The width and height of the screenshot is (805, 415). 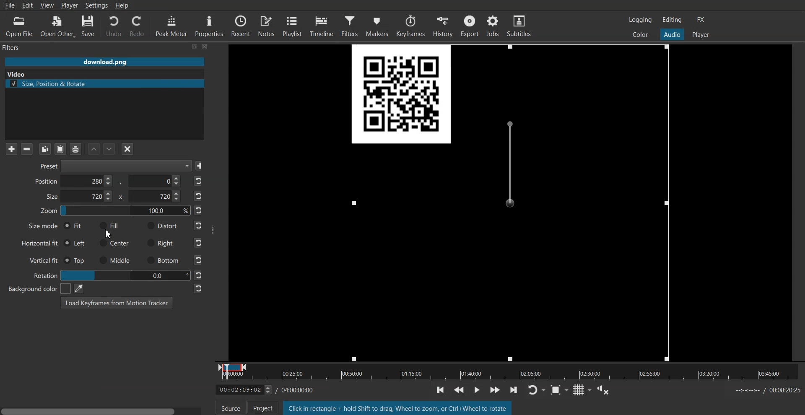 I want to click on Save a filter set, so click(x=75, y=149).